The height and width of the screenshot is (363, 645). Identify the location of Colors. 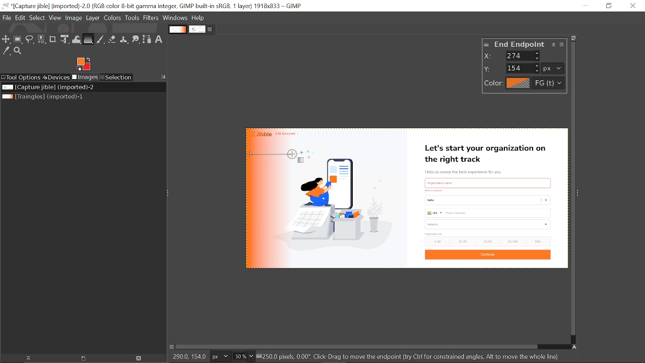
(113, 18).